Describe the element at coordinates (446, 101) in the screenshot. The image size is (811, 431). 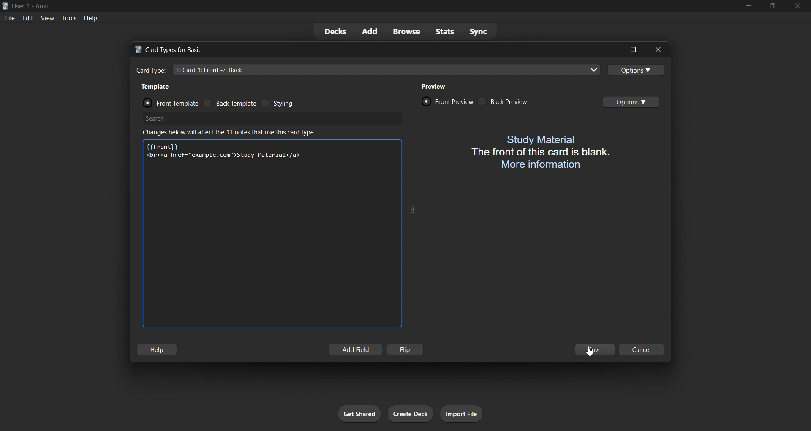
I see `front preview` at that location.